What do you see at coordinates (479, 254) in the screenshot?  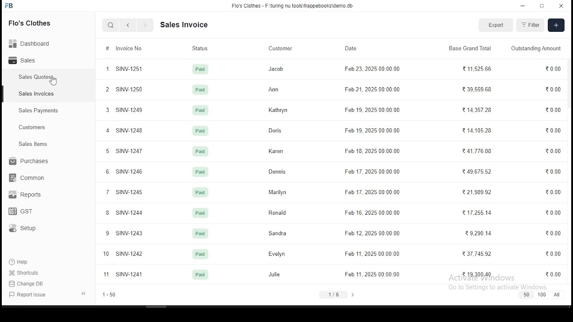 I see `37.74592` at bounding box center [479, 254].